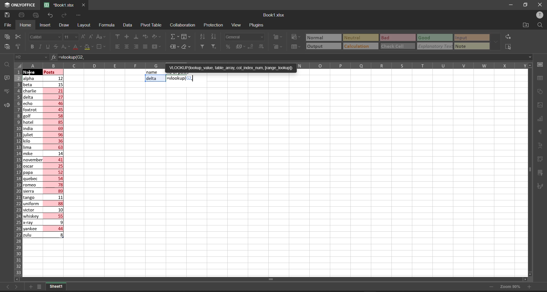 The image size is (547, 292). What do you see at coordinates (275, 64) in the screenshot?
I see `column names` at bounding box center [275, 64].